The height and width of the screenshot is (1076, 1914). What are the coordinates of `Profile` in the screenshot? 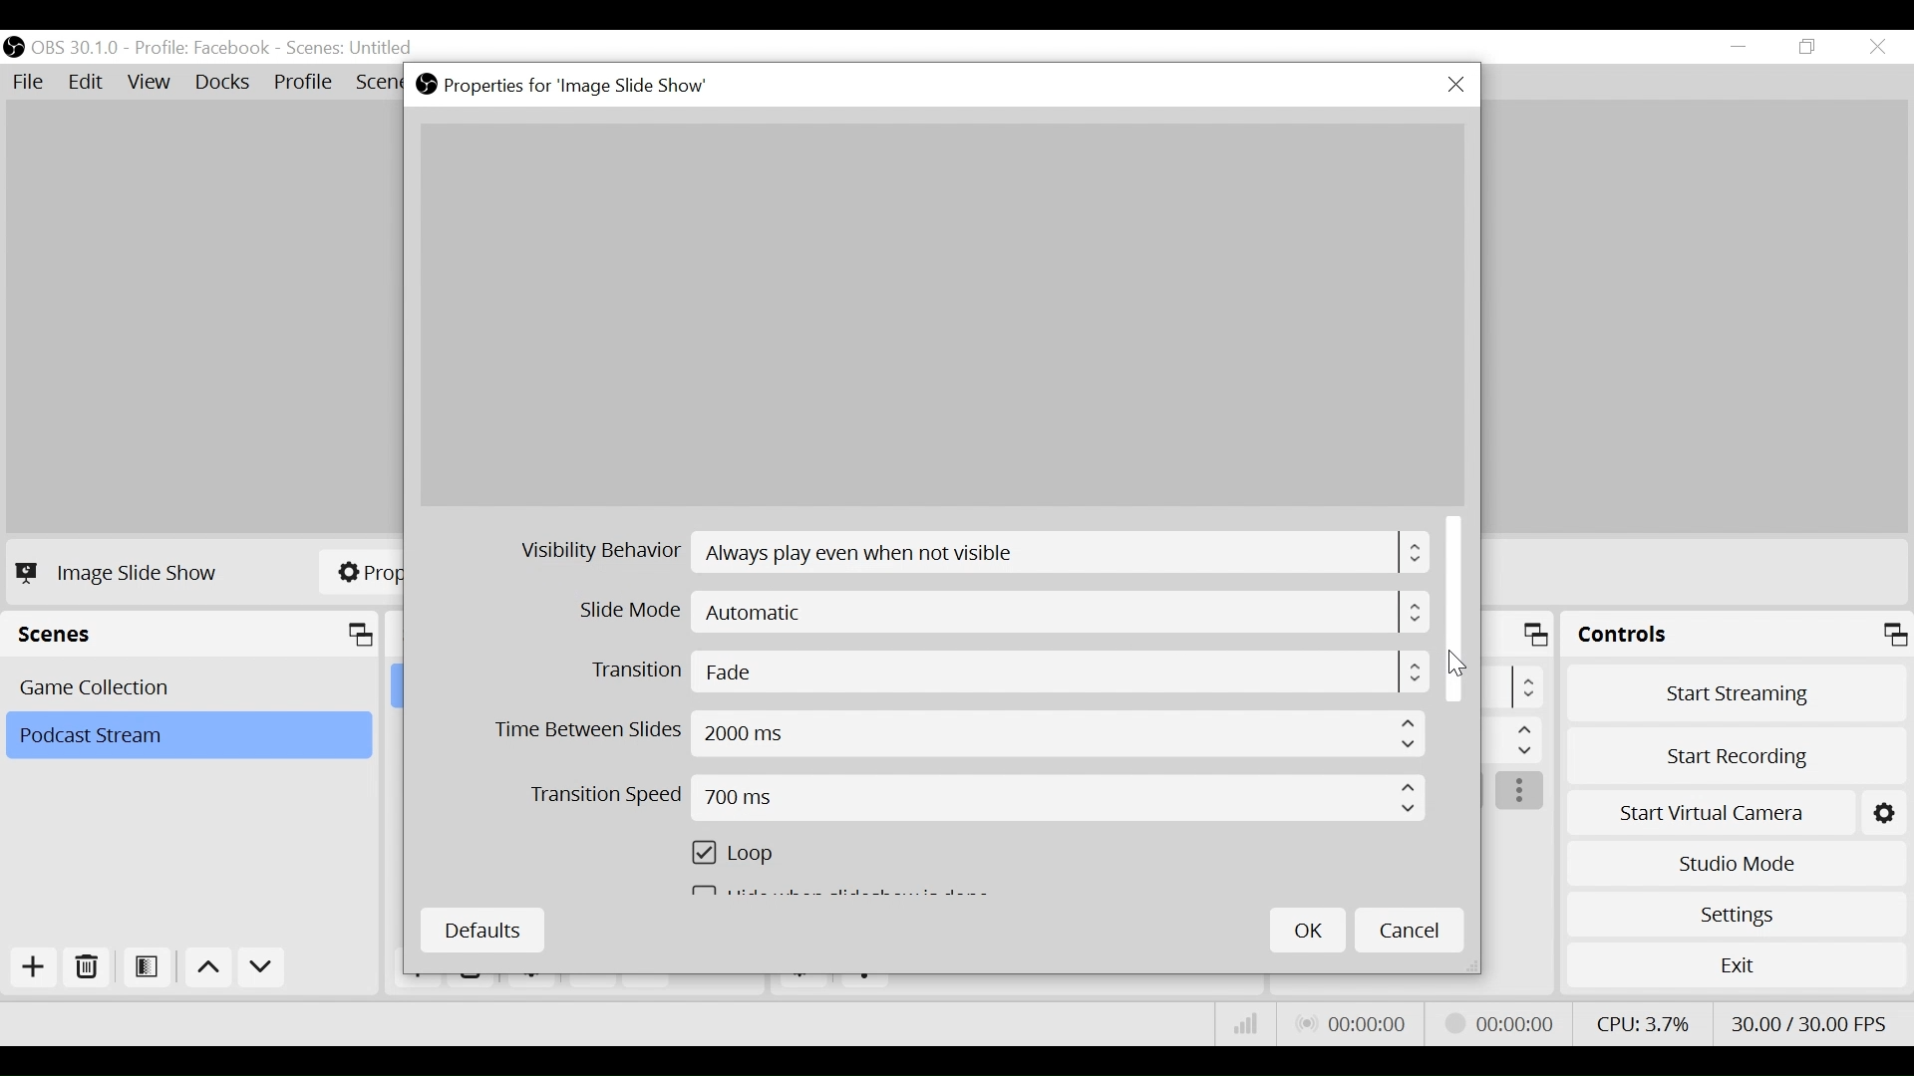 It's located at (304, 84).